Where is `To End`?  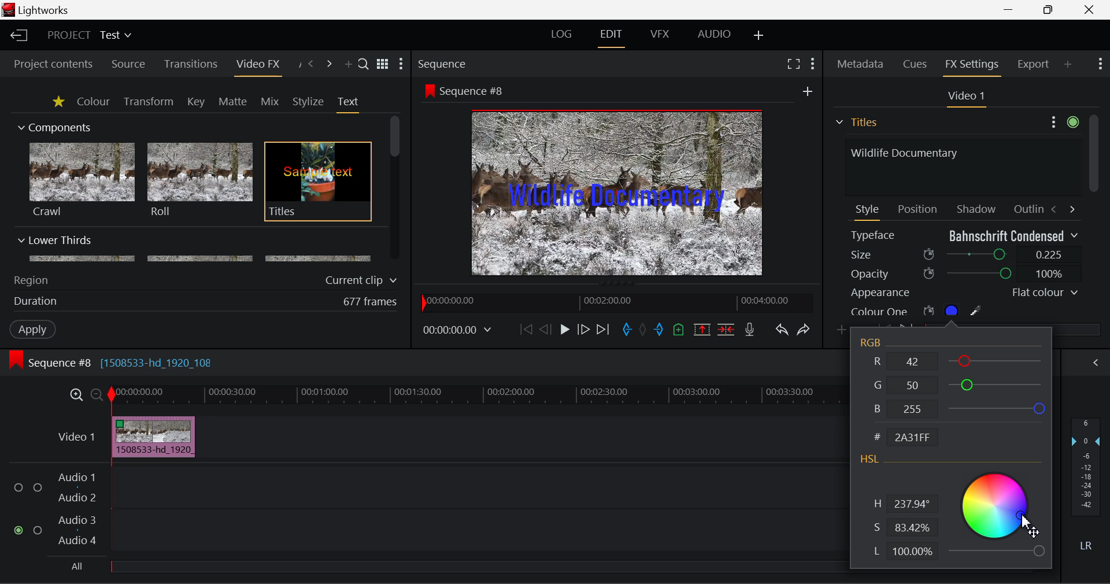 To End is located at coordinates (604, 331).